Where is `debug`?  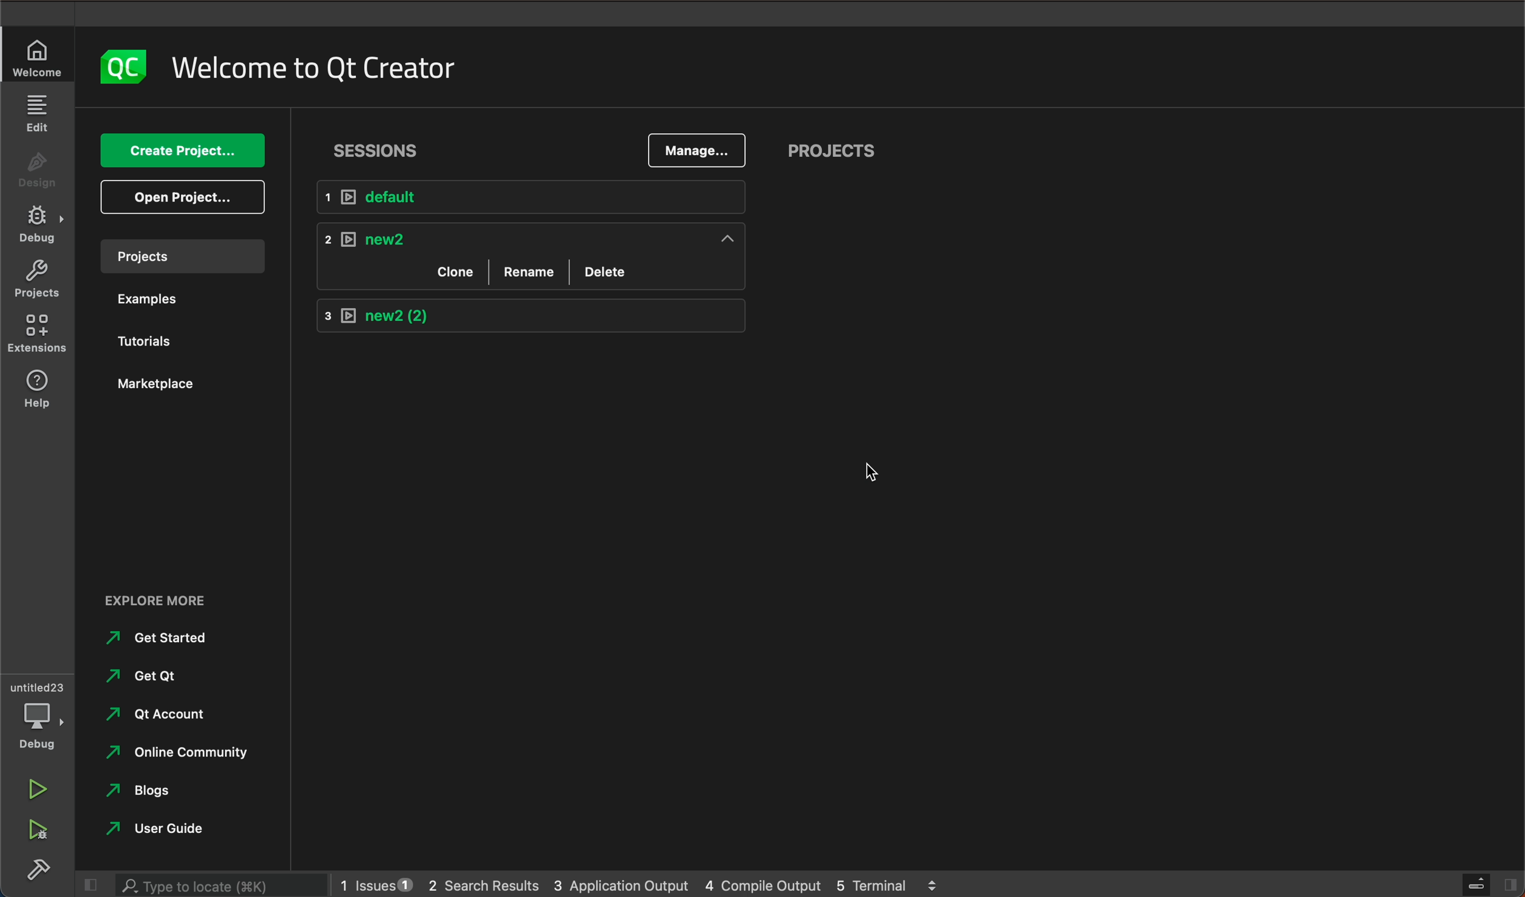 debug is located at coordinates (36, 714).